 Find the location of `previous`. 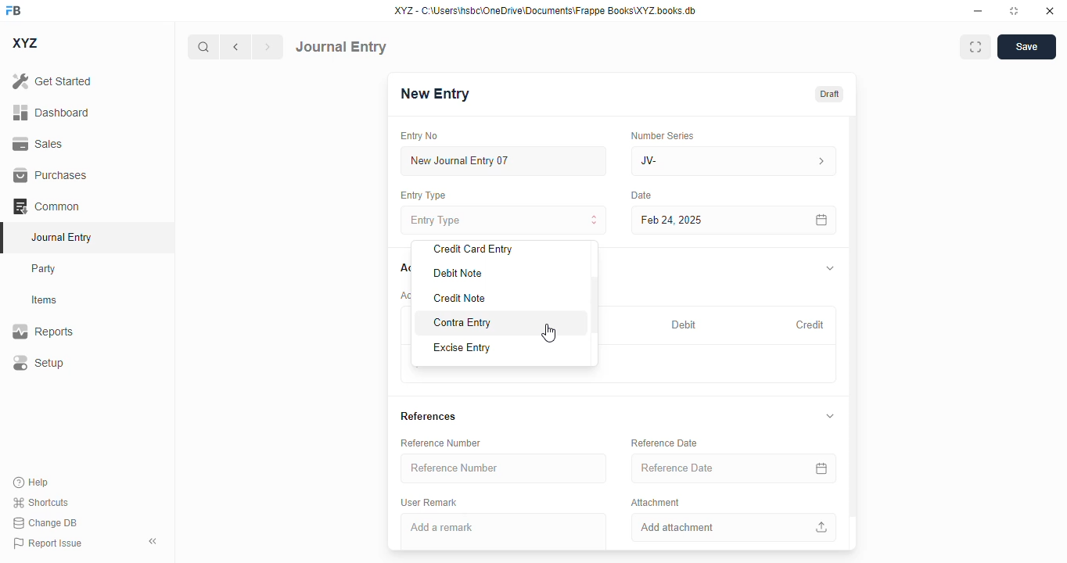

previous is located at coordinates (235, 47).